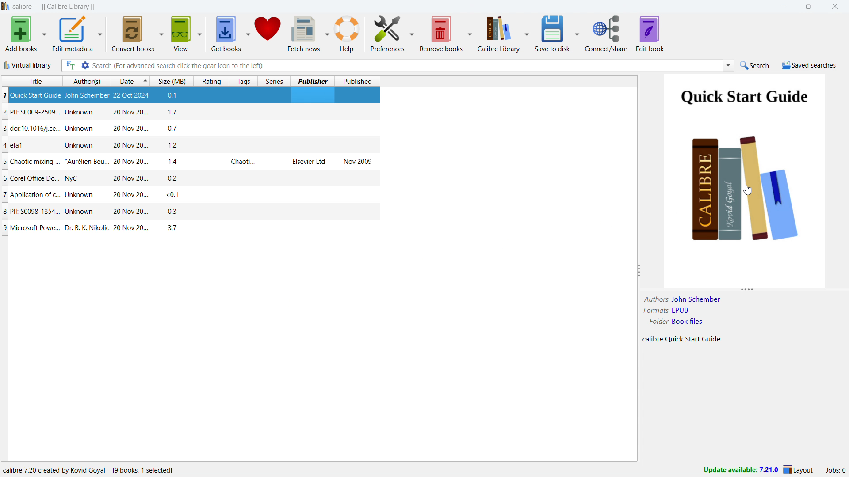 The image size is (849, 477). I want to click on 20 Nov 20.., so click(131, 163).